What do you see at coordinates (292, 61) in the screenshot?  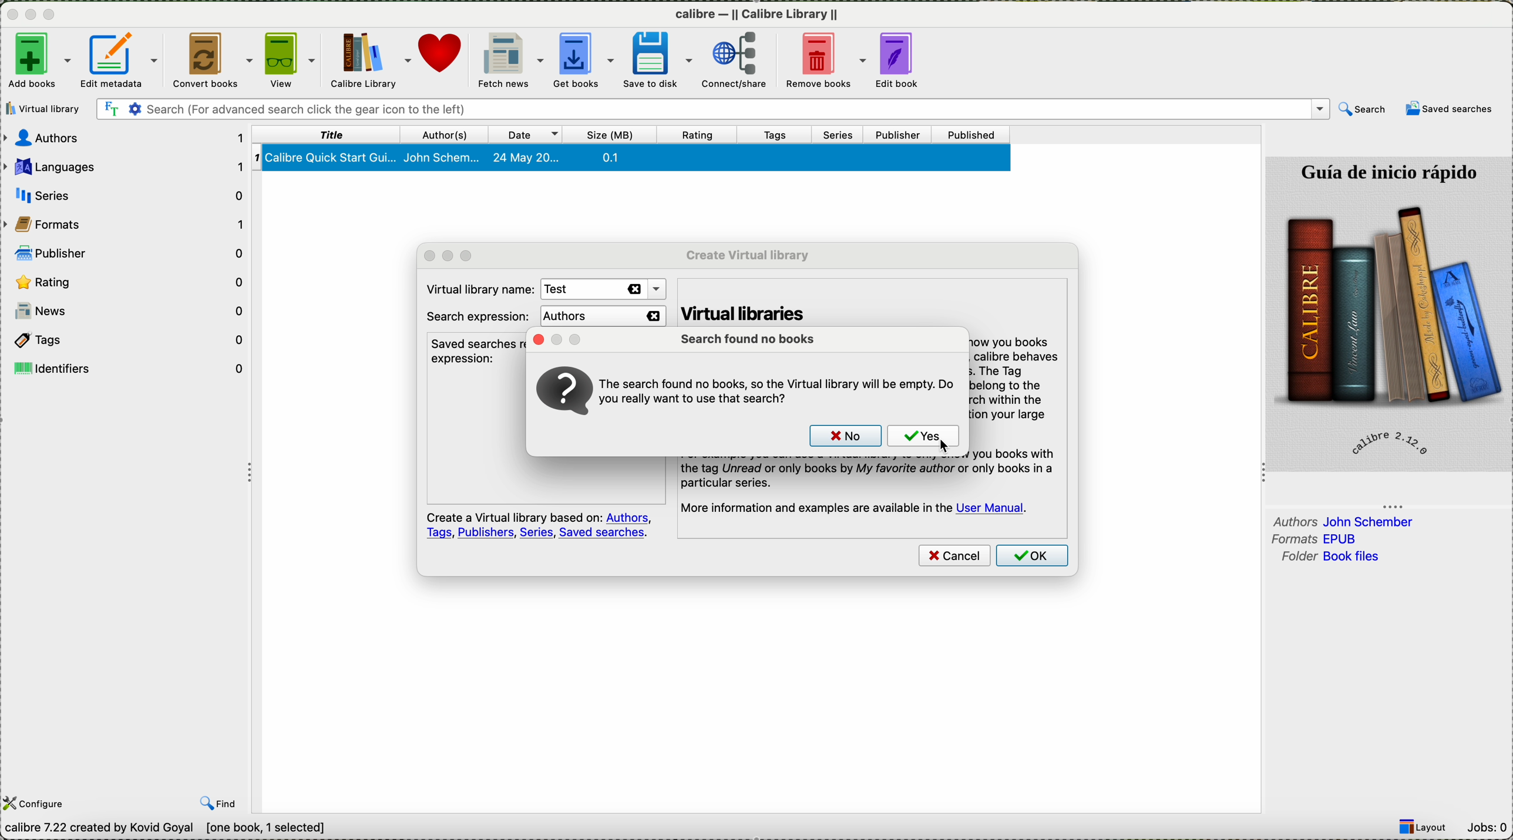 I see `view` at bounding box center [292, 61].